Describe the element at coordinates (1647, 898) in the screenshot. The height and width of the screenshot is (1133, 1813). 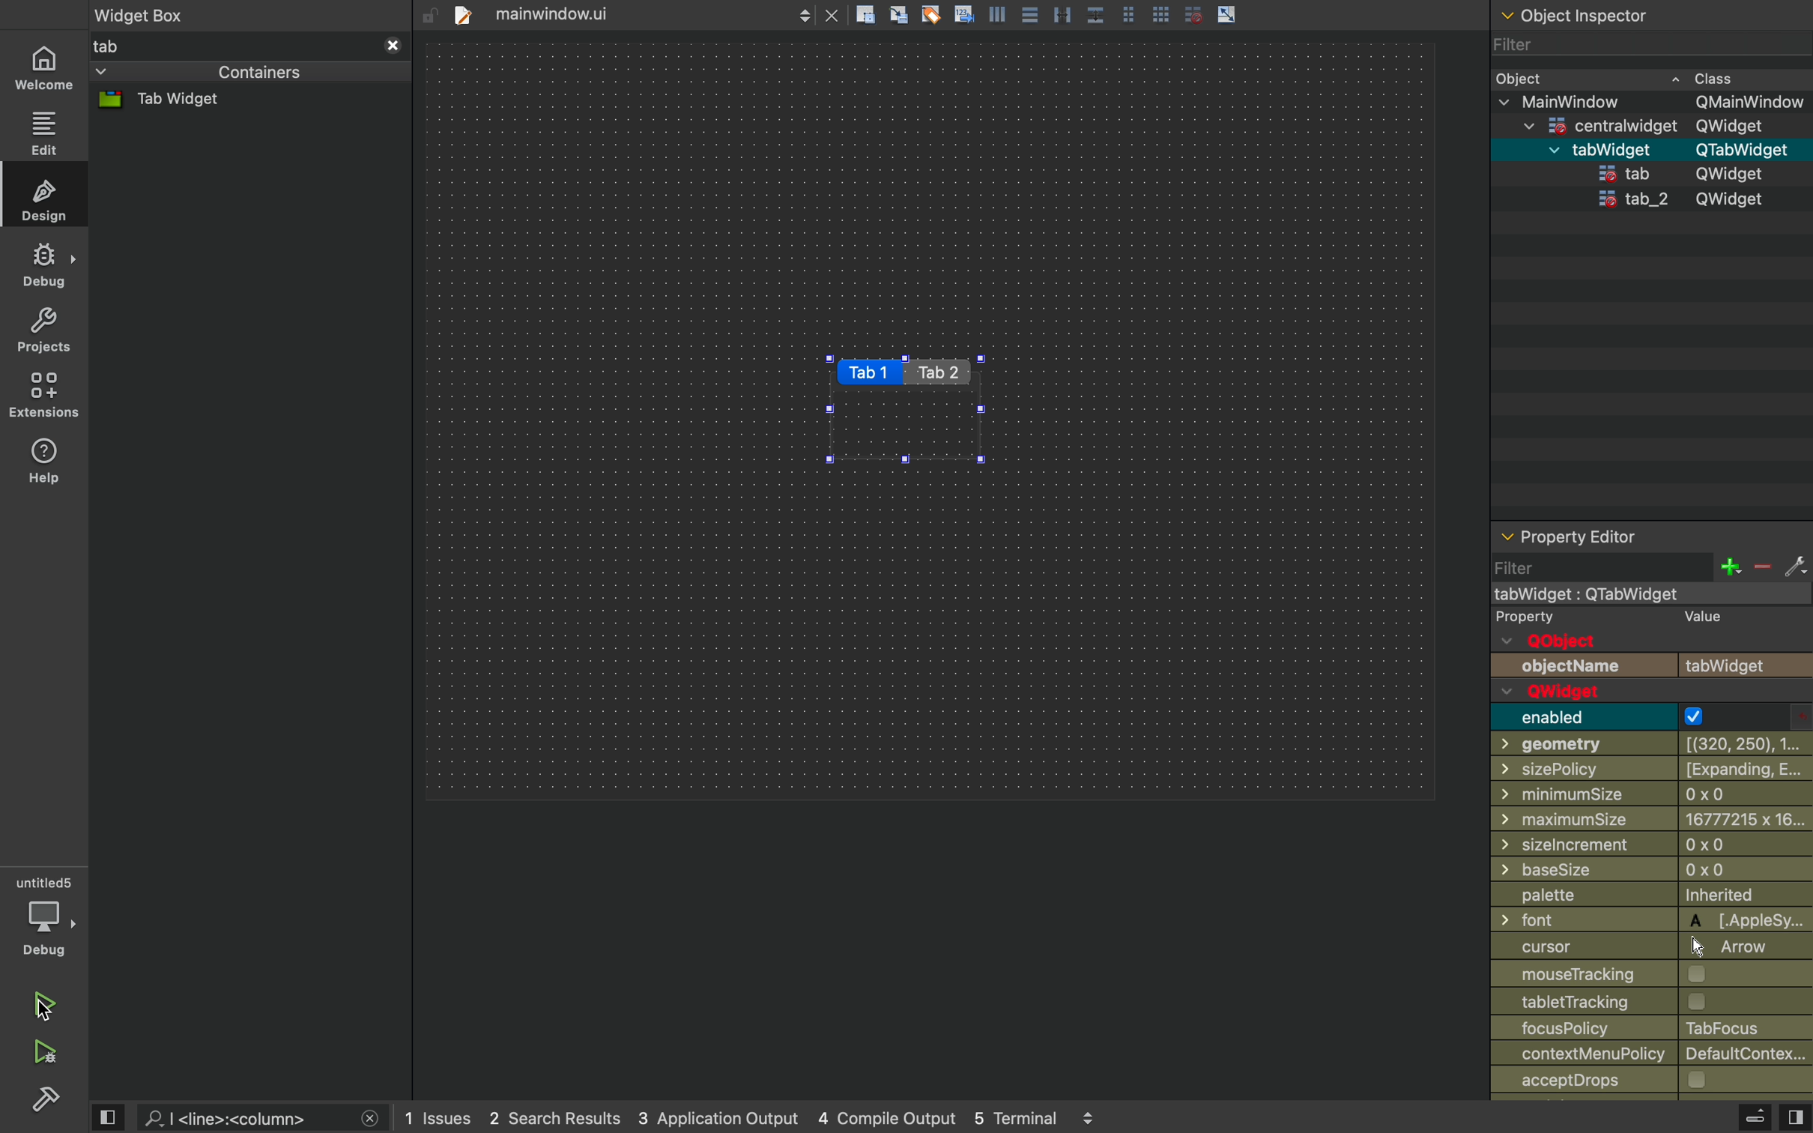
I see `palette` at that location.